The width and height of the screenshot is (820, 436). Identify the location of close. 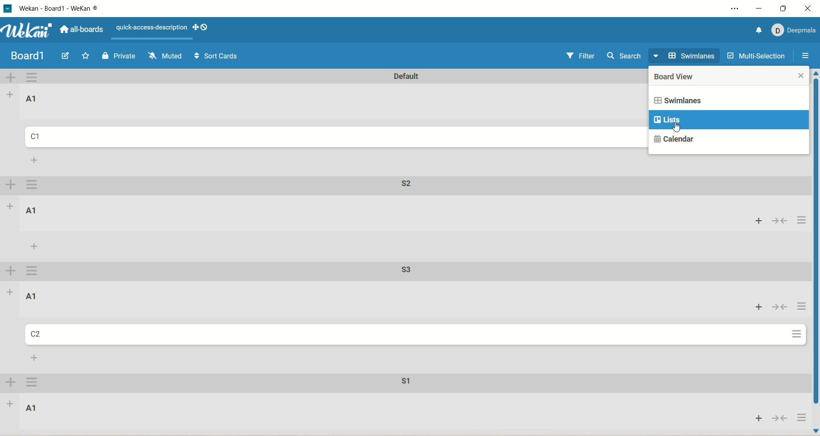
(809, 8).